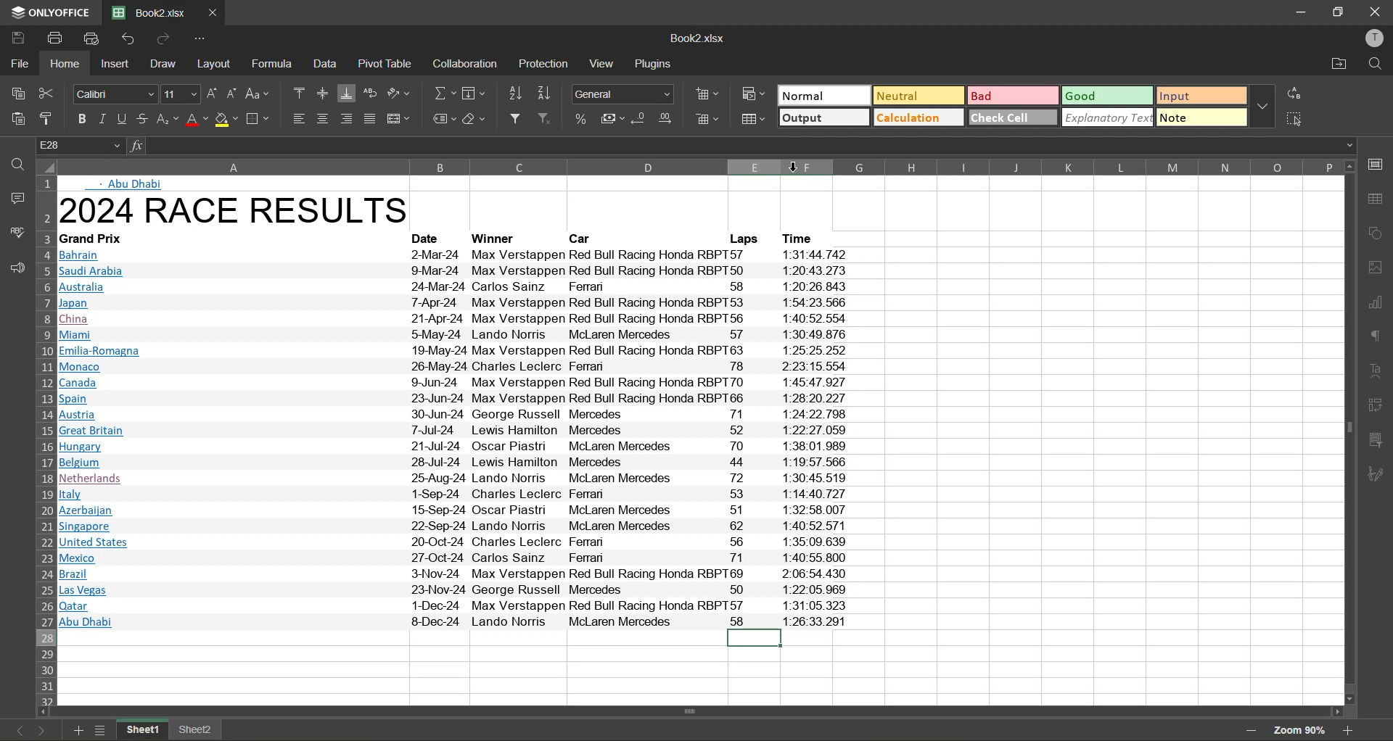 The height and width of the screenshot is (741, 1393). Describe the element at coordinates (917, 117) in the screenshot. I see `calculation` at that location.